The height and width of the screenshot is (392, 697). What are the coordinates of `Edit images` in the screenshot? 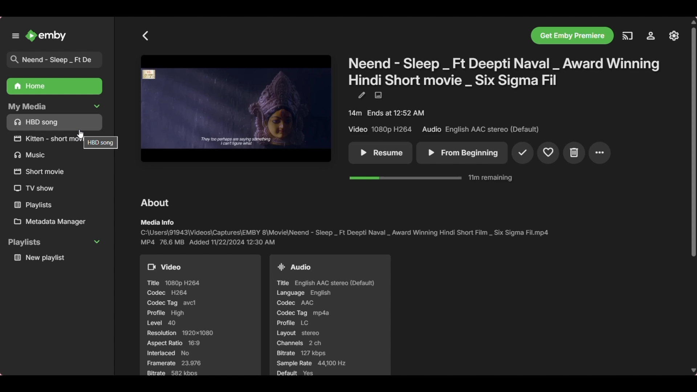 It's located at (378, 95).